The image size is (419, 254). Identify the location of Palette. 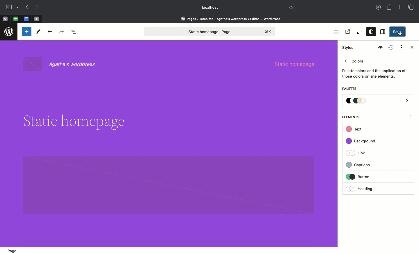
(379, 101).